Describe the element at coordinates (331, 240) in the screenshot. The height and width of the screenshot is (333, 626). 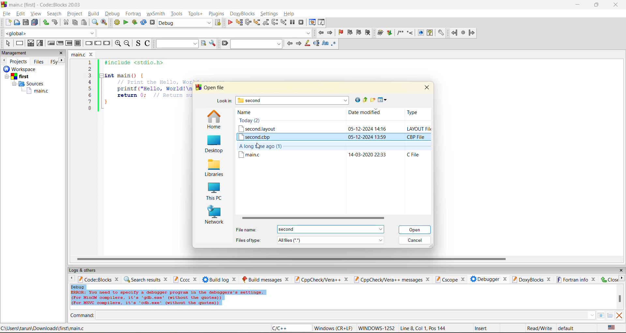
I see `file type menu` at that location.